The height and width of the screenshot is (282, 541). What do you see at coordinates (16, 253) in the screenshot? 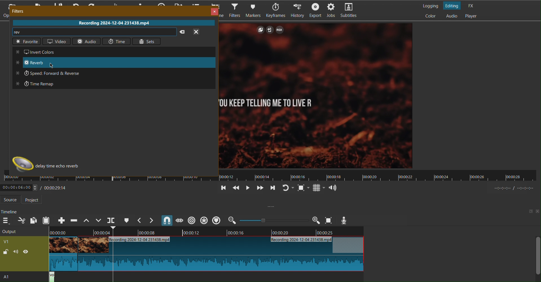
I see `sound` at bounding box center [16, 253].